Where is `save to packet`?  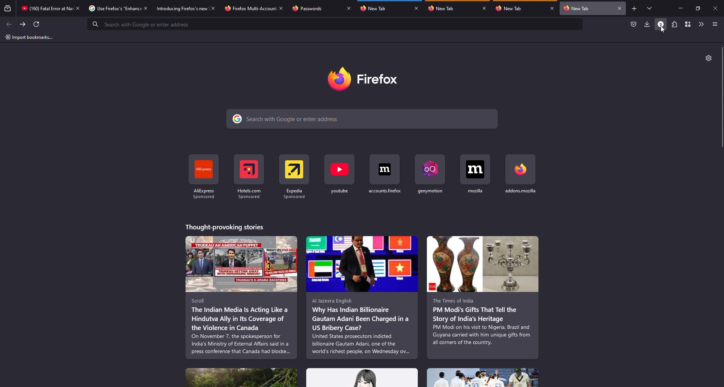 save to packet is located at coordinates (632, 24).